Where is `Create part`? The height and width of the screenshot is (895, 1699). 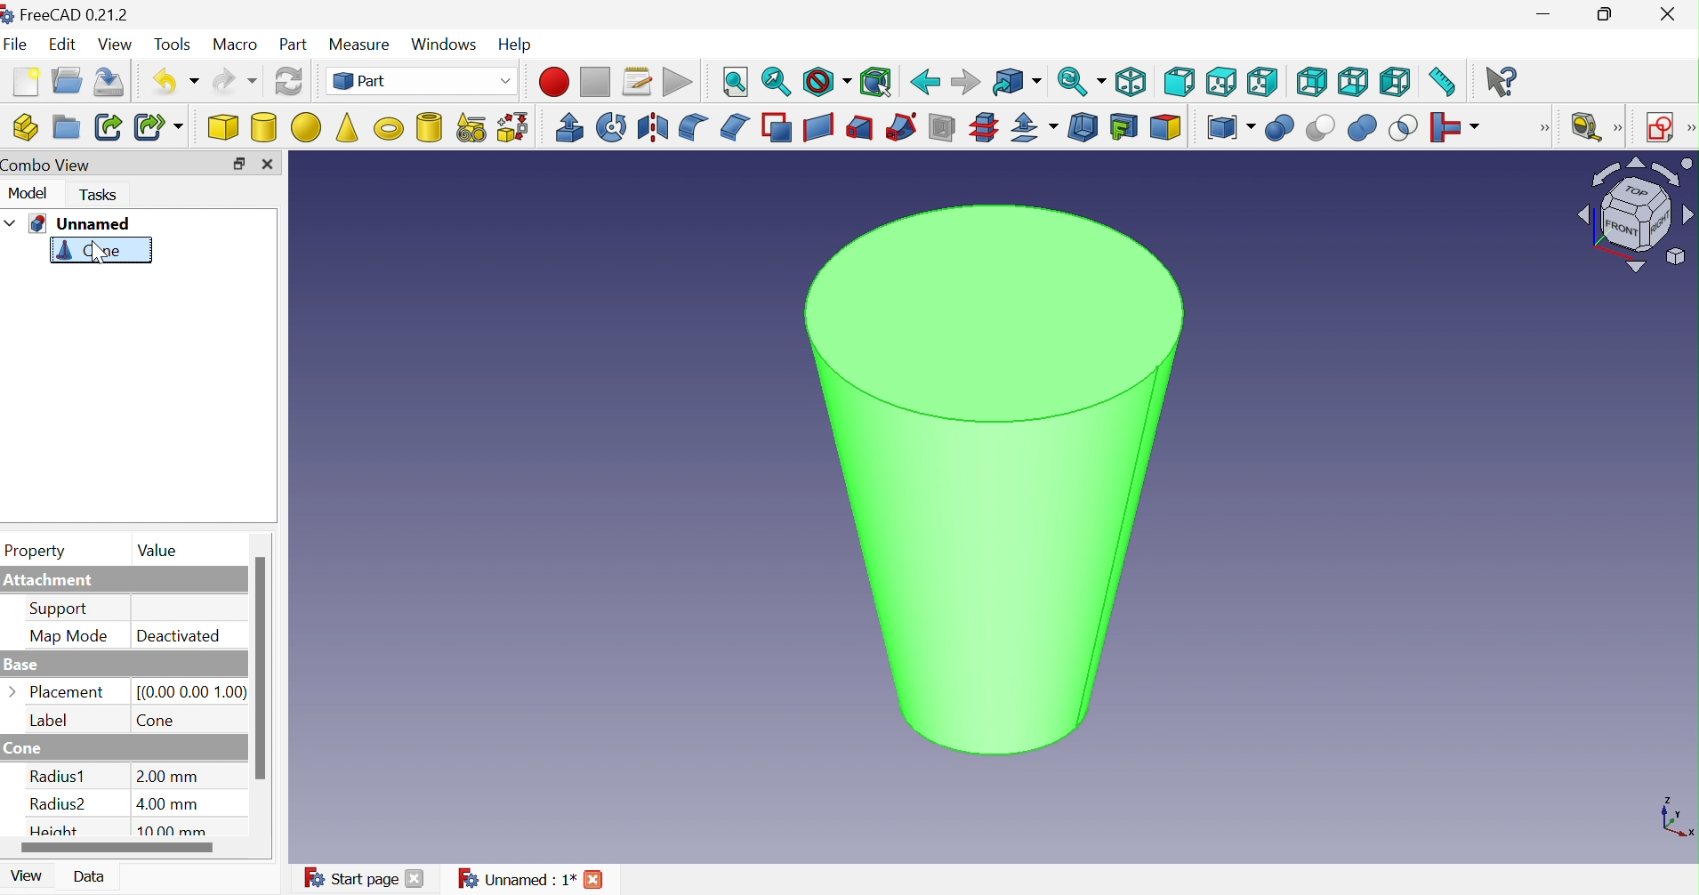 Create part is located at coordinates (26, 125).